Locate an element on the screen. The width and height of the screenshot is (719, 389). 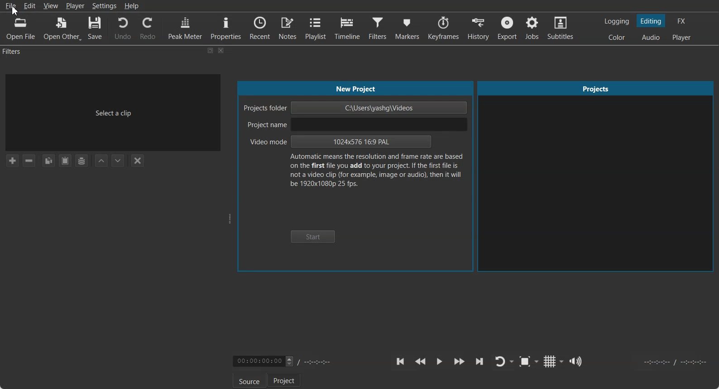
Play quickly backward is located at coordinates (420, 362).